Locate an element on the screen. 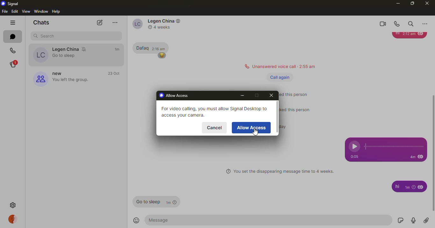  call again is located at coordinates (280, 77).